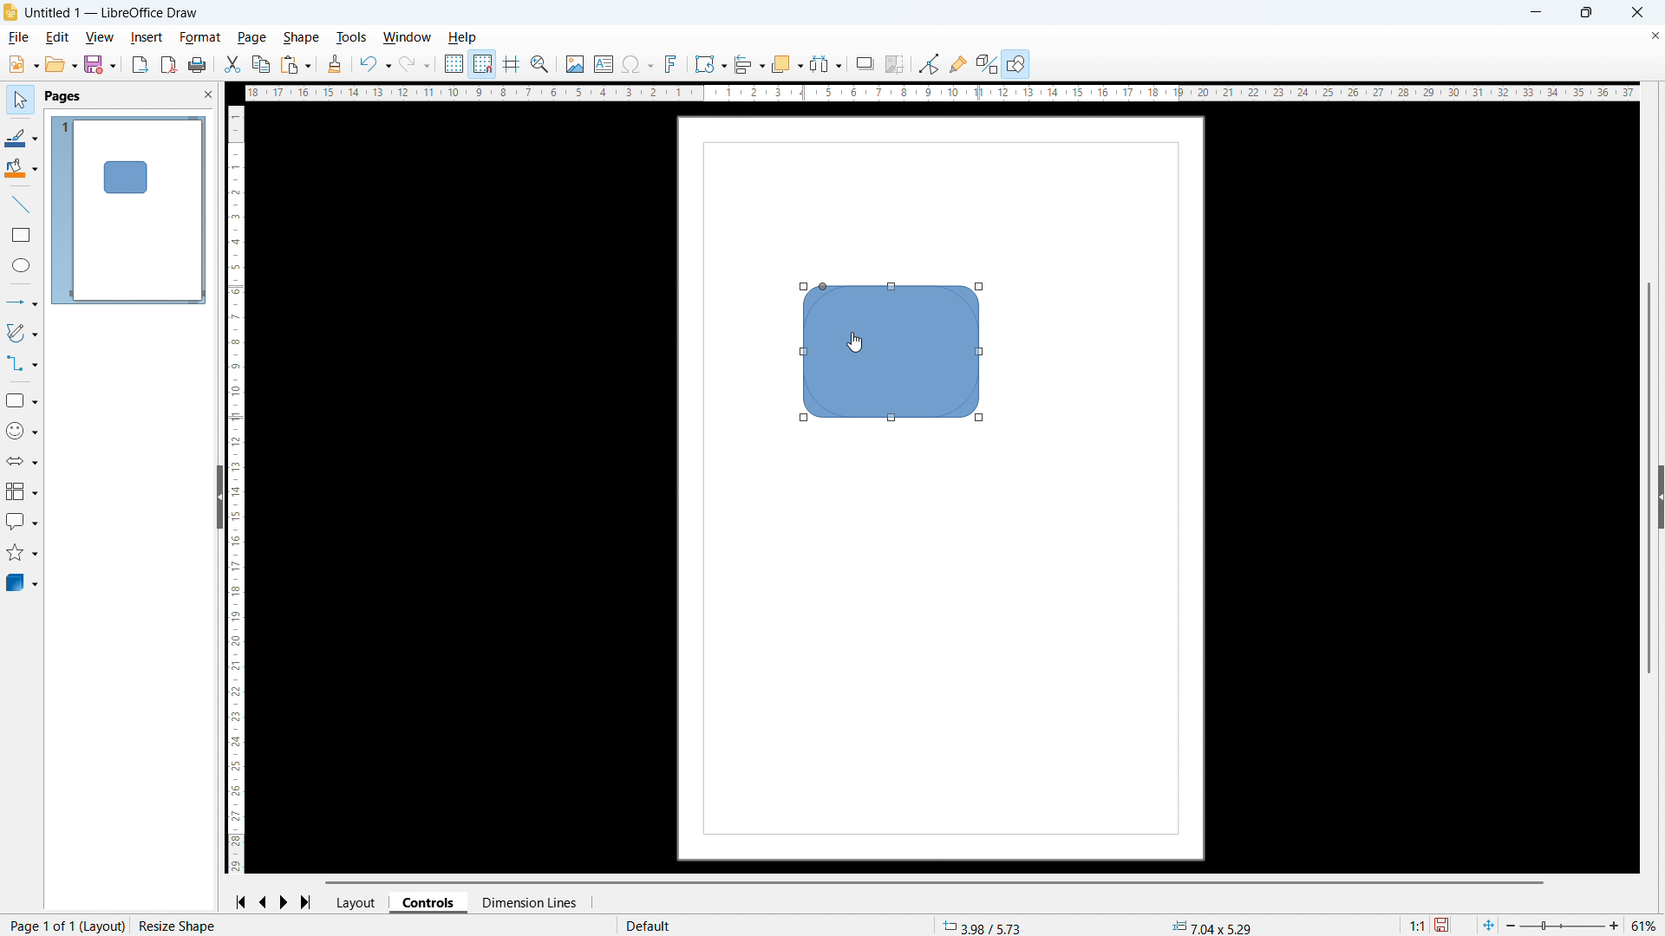 This screenshot has height=936, width=1665. Describe the element at coordinates (260, 64) in the screenshot. I see `Copy ` at that location.